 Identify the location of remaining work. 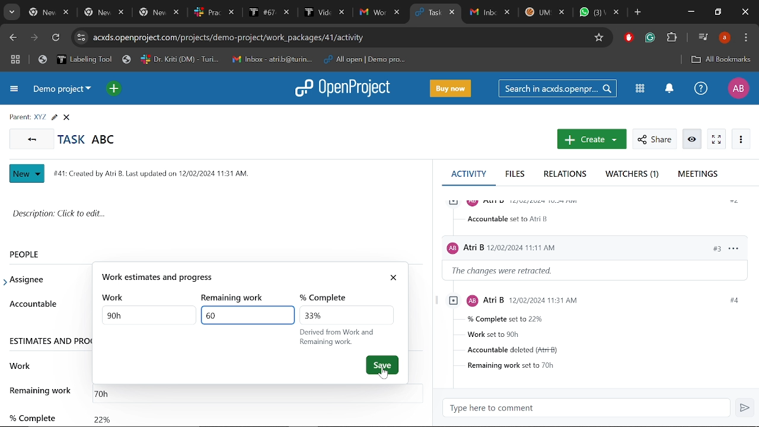
(237, 298).